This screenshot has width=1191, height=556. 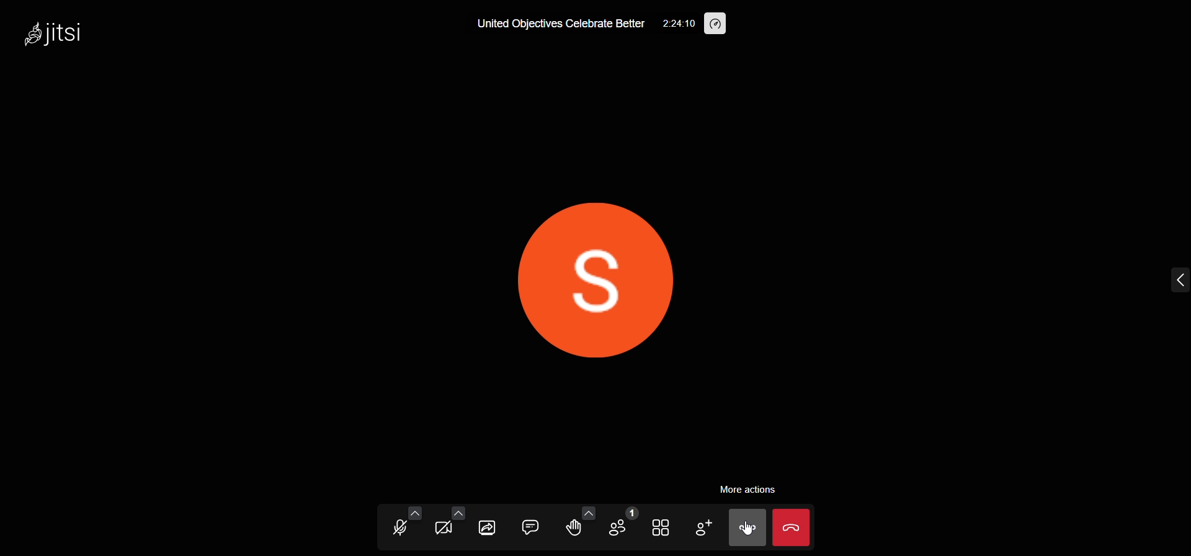 What do you see at coordinates (749, 490) in the screenshot?
I see `more action` at bounding box center [749, 490].